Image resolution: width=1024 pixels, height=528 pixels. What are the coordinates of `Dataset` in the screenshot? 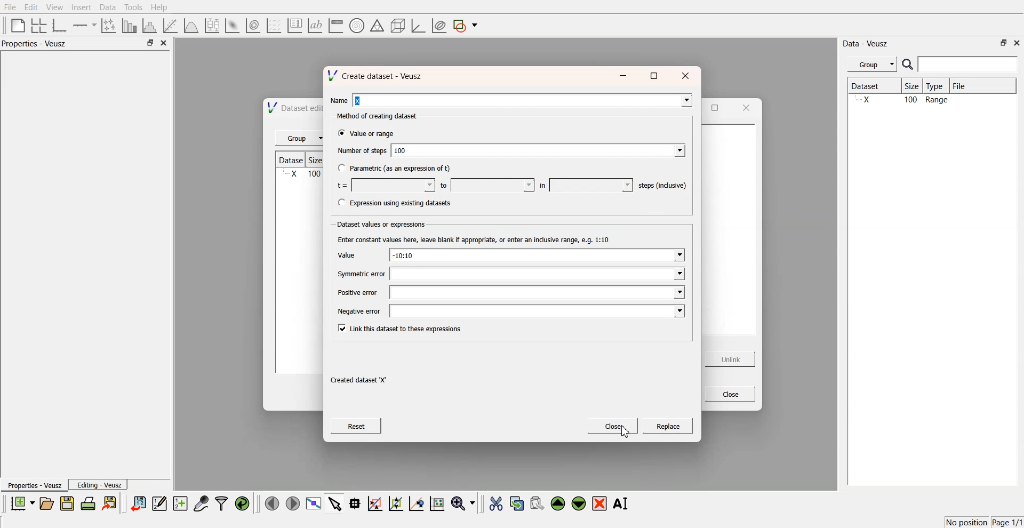 It's located at (293, 159).